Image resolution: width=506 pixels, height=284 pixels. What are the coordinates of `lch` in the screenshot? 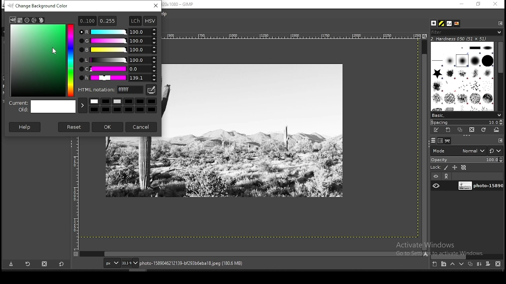 It's located at (135, 21).